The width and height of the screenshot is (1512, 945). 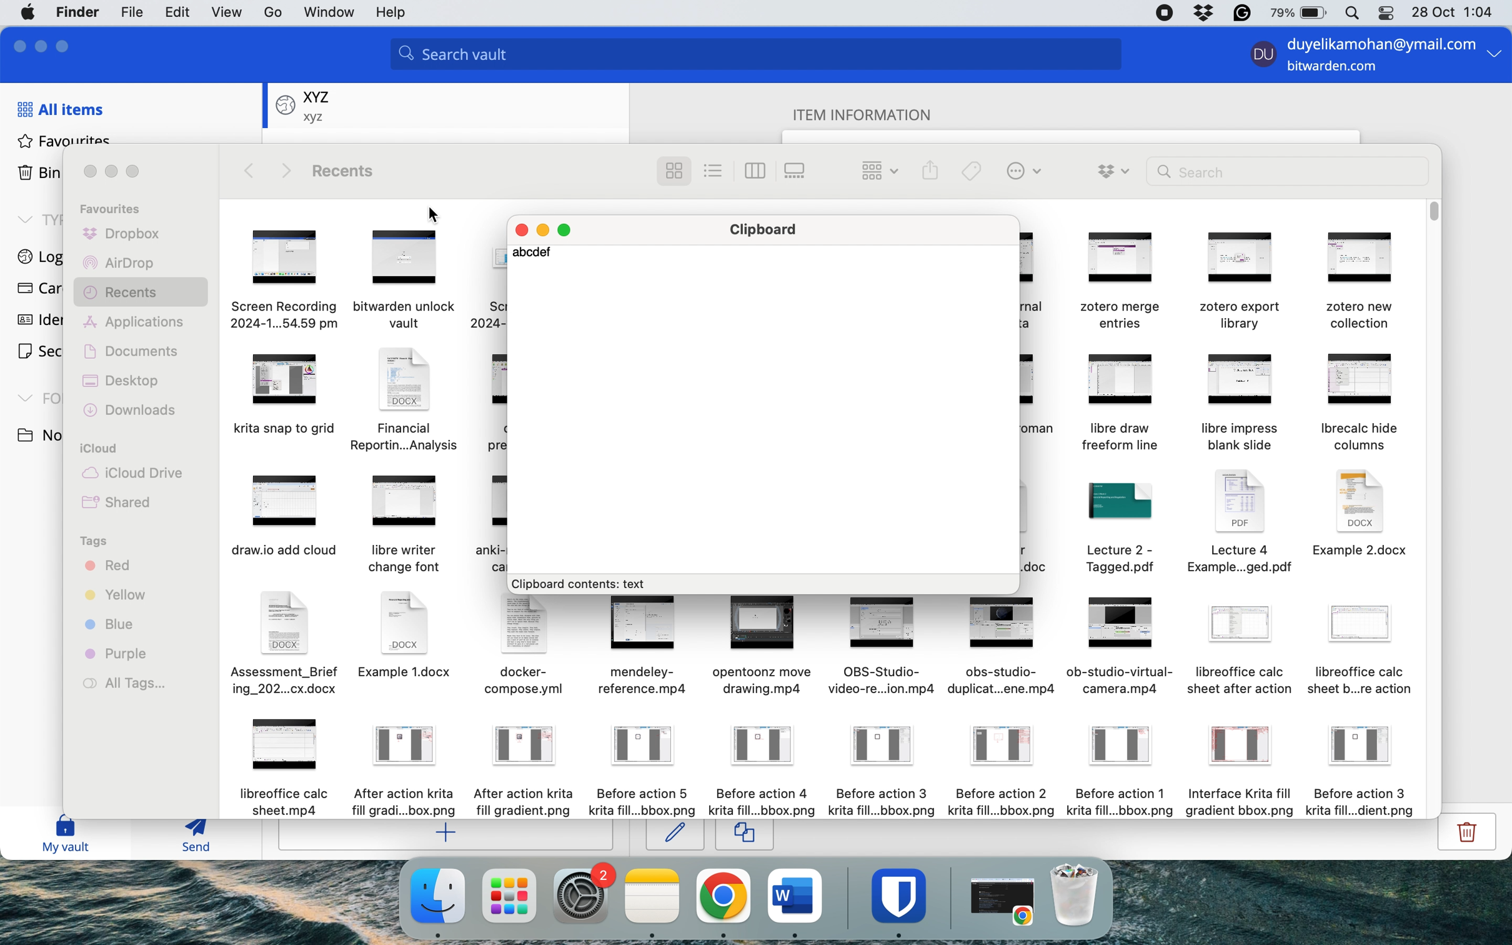 I want to click on close, so click(x=16, y=45).